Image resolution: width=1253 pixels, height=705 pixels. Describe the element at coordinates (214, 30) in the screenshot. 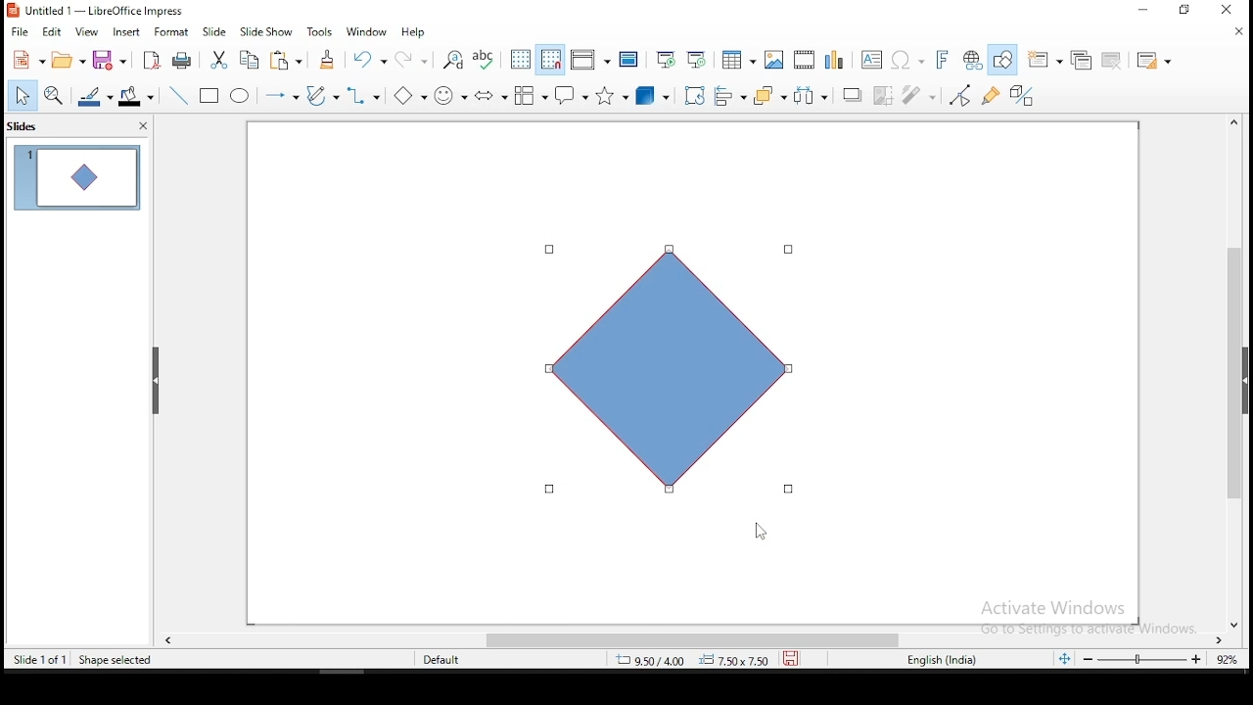

I see `slide` at that location.